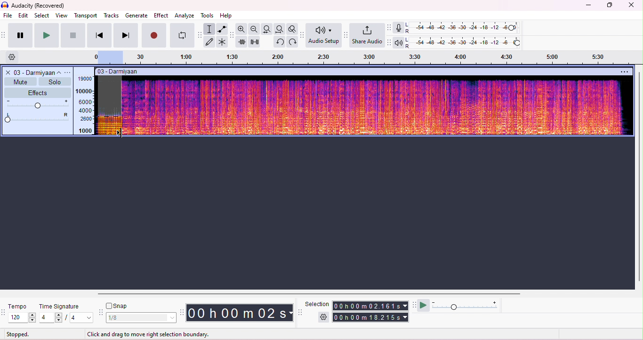 Image resolution: width=643 pixels, height=340 pixels. What do you see at coordinates (303, 35) in the screenshot?
I see `Audio setup tool bar` at bounding box center [303, 35].